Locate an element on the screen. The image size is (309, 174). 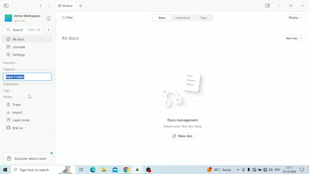
Tags is located at coordinates (8, 91).